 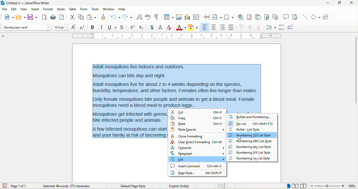 I want to click on end note, so click(x=258, y=17).